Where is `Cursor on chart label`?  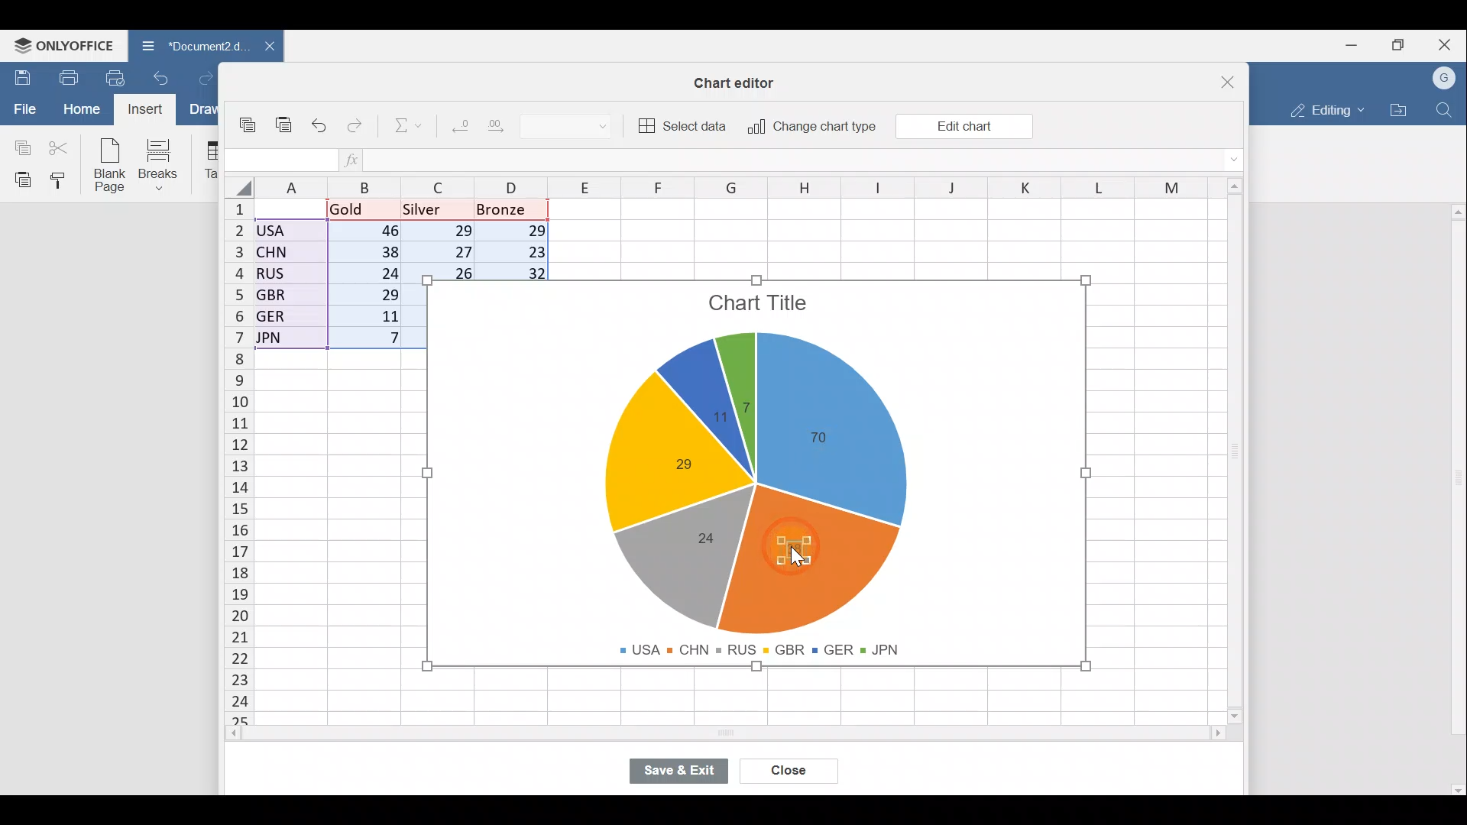
Cursor on chart label is located at coordinates (802, 543).